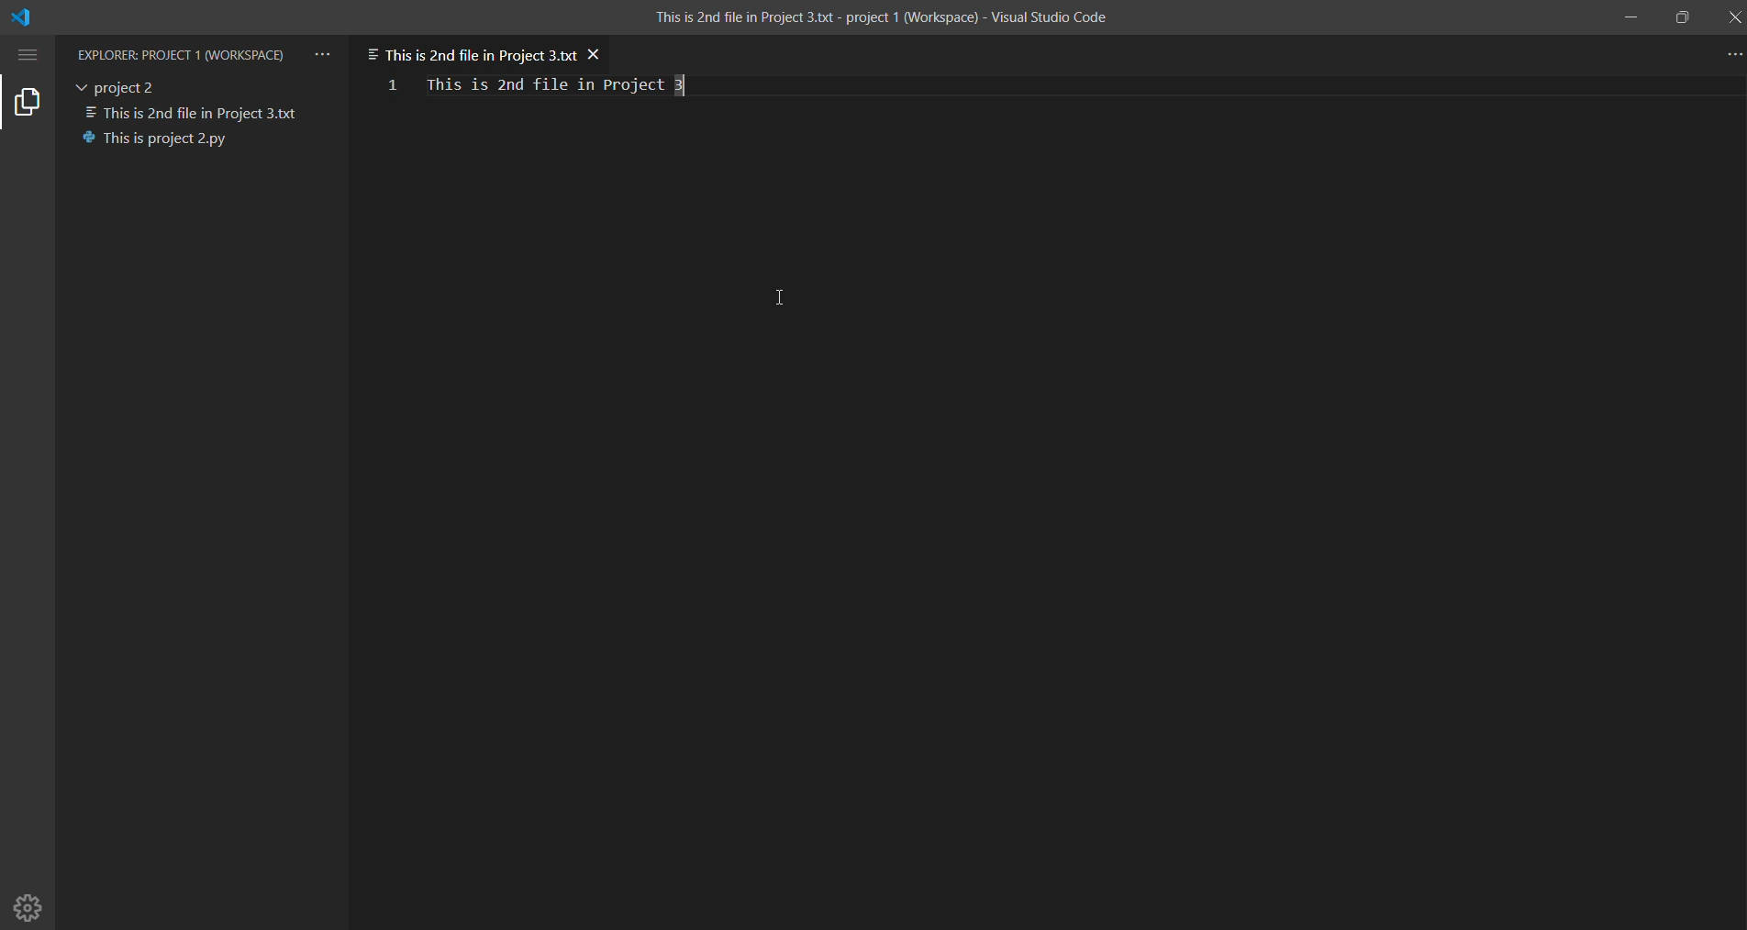 The height and width of the screenshot is (930, 1747). Describe the element at coordinates (598, 50) in the screenshot. I see `close file` at that location.